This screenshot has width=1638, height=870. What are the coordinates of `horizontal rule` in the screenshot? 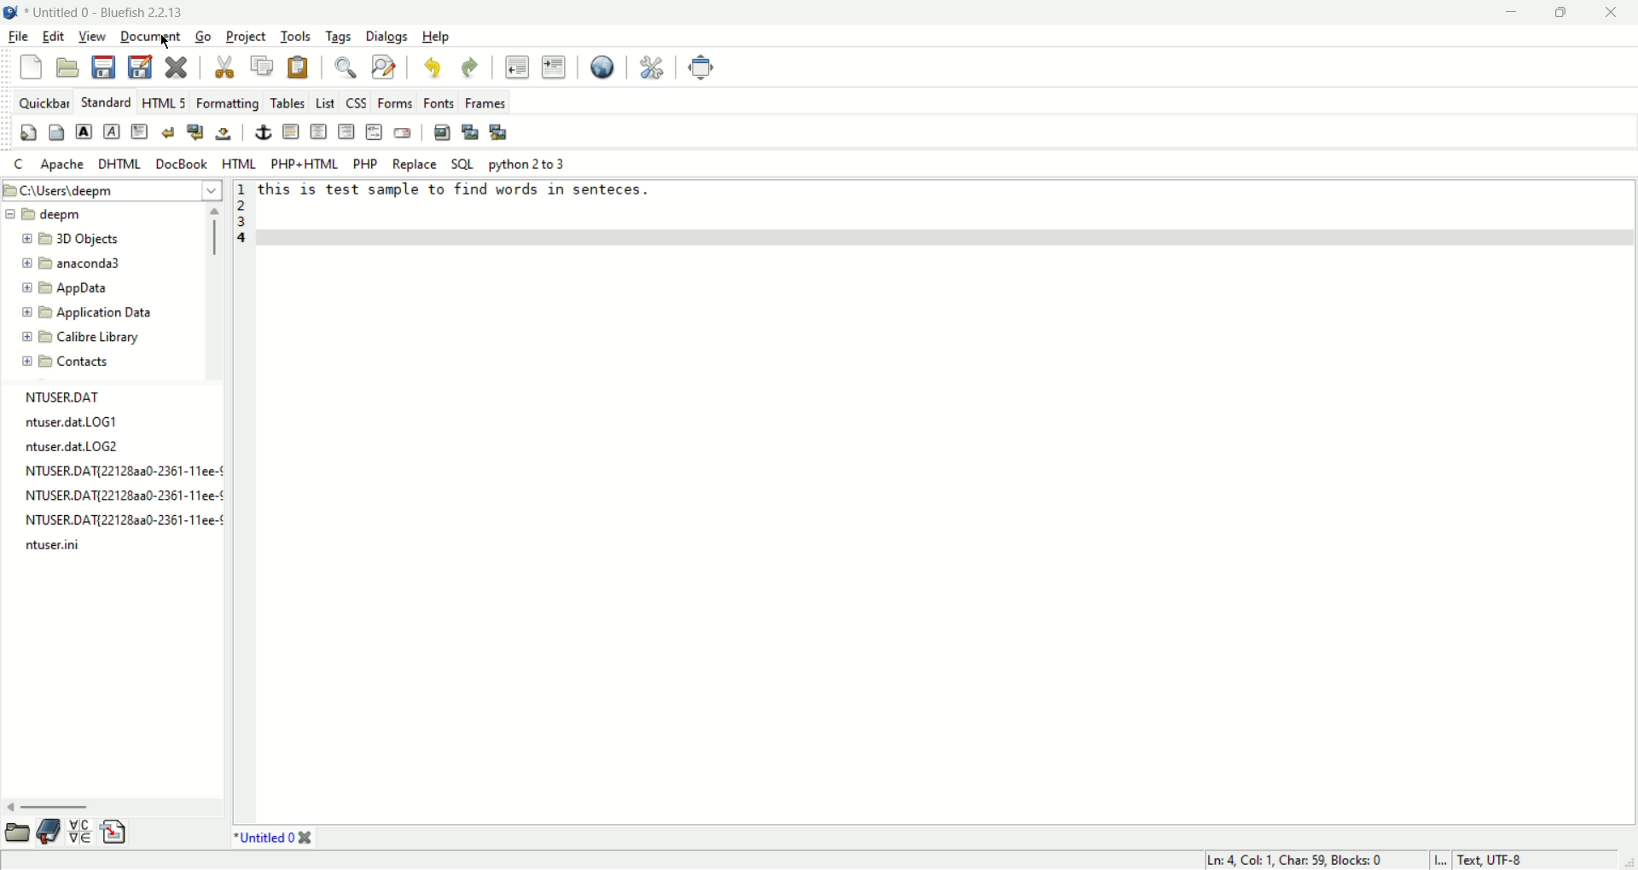 It's located at (292, 132).